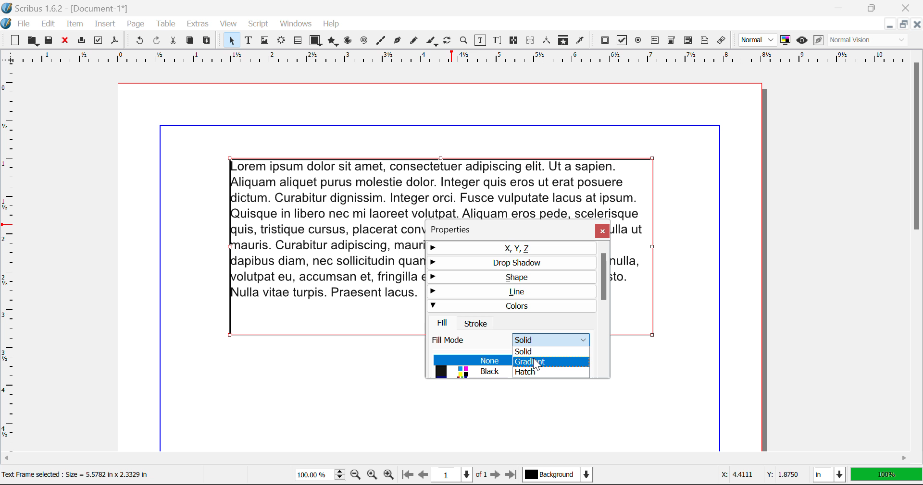  Describe the element at coordinates (331, 24) in the screenshot. I see `Help` at that location.